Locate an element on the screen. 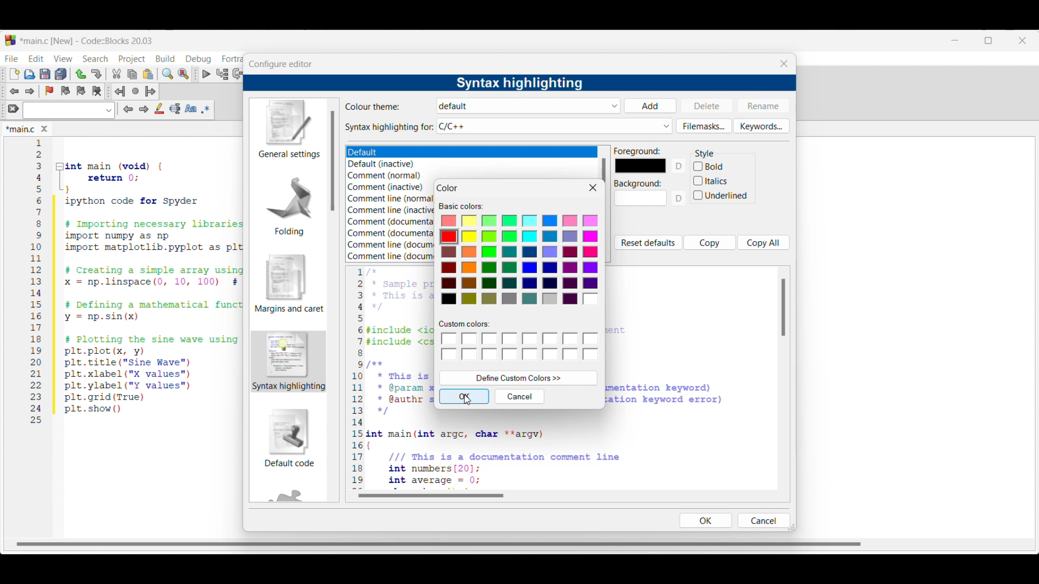 The width and height of the screenshot is (1039, 584). Comment line (documentation, inactive is located at coordinates (391, 256).